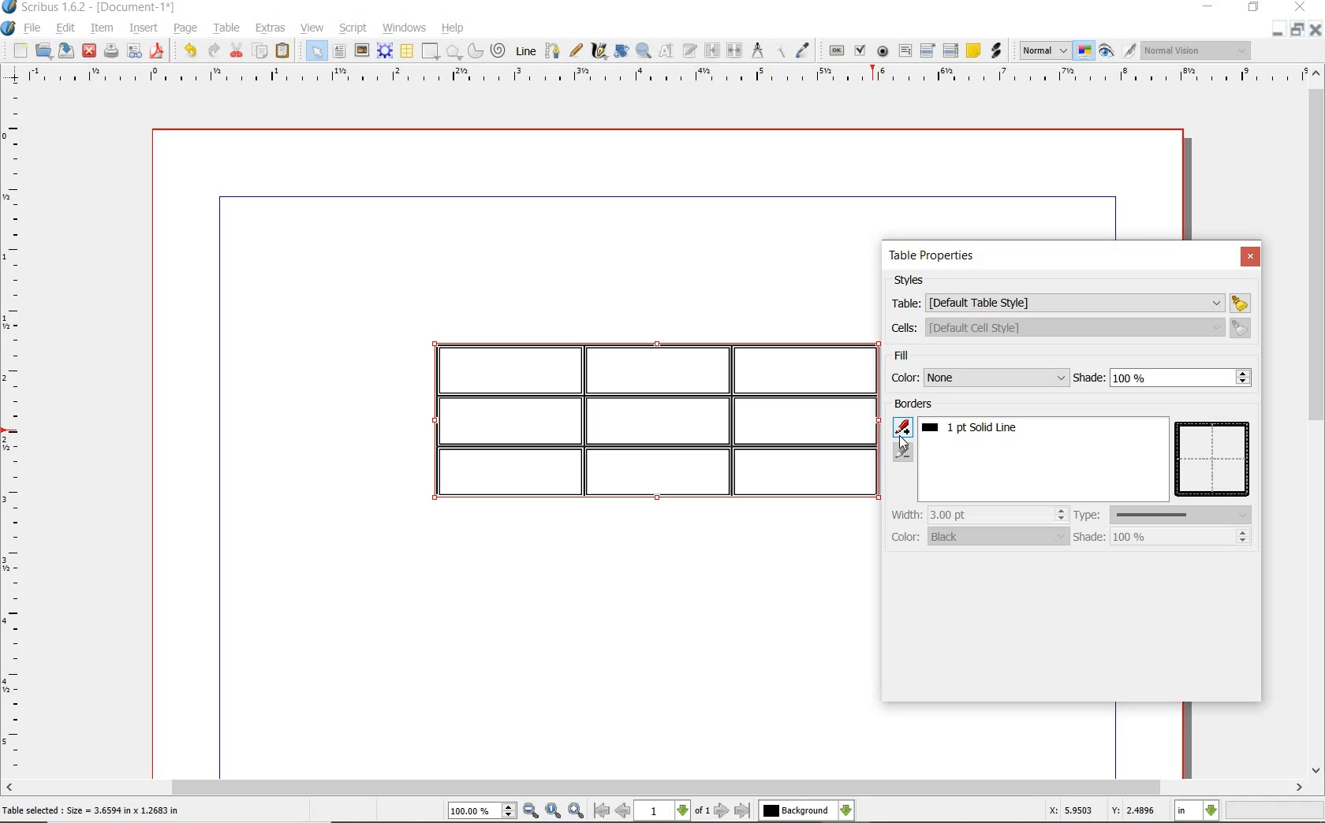 The height and width of the screenshot is (823, 1325). I want to click on type, so click(1166, 514).